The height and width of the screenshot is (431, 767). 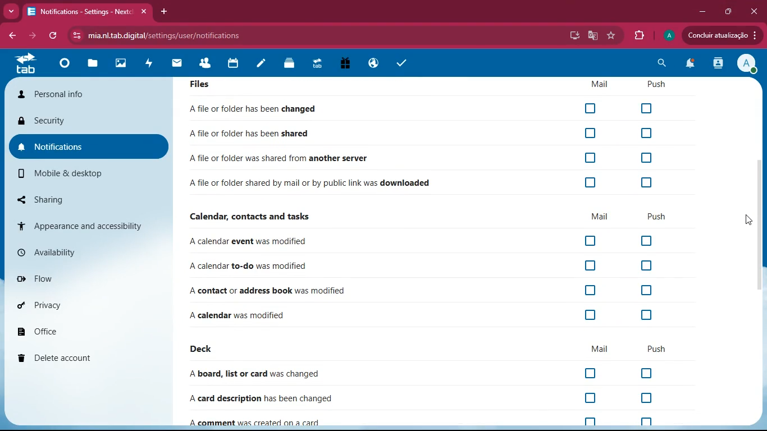 What do you see at coordinates (76, 306) in the screenshot?
I see `privacy` at bounding box center [76, 306].